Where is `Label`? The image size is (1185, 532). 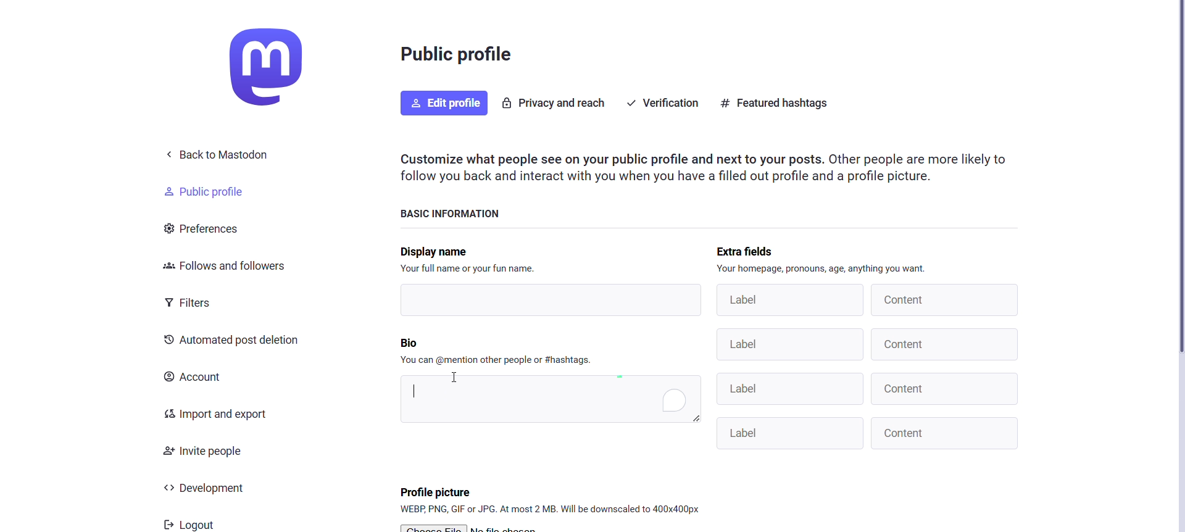 Label is located at coordinates (790, 344).